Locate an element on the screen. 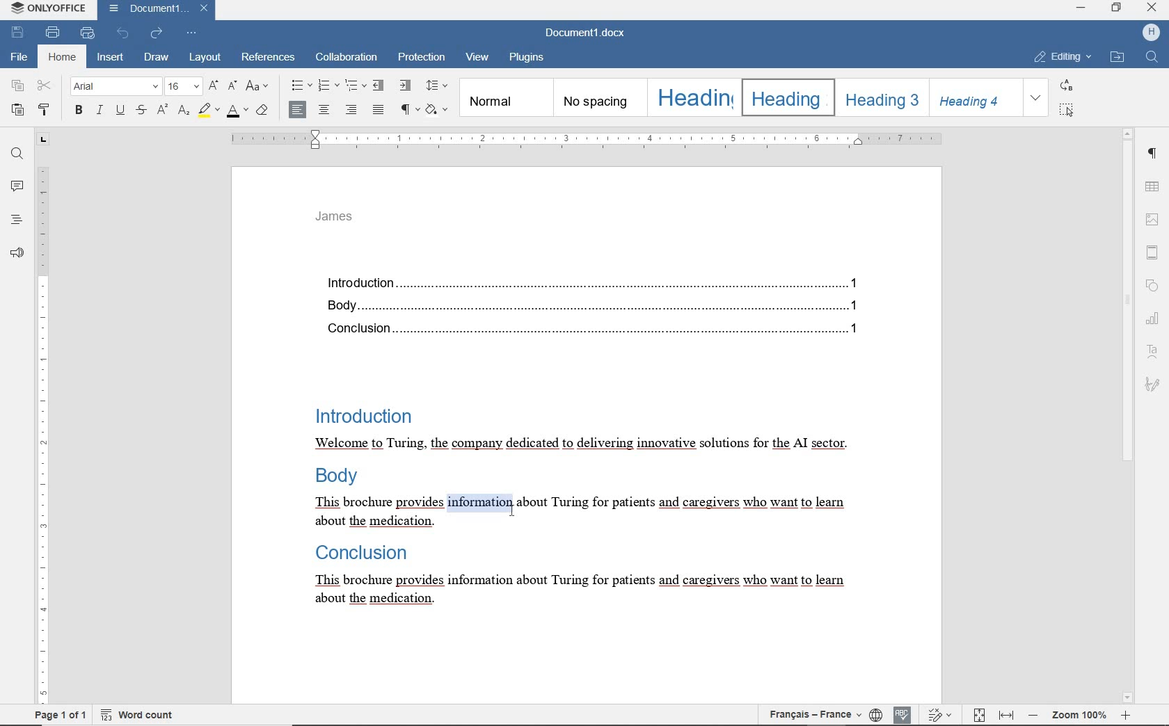 This screenshot has width=1169, height=726. LAYOUT is located at coordinates (203, 58).